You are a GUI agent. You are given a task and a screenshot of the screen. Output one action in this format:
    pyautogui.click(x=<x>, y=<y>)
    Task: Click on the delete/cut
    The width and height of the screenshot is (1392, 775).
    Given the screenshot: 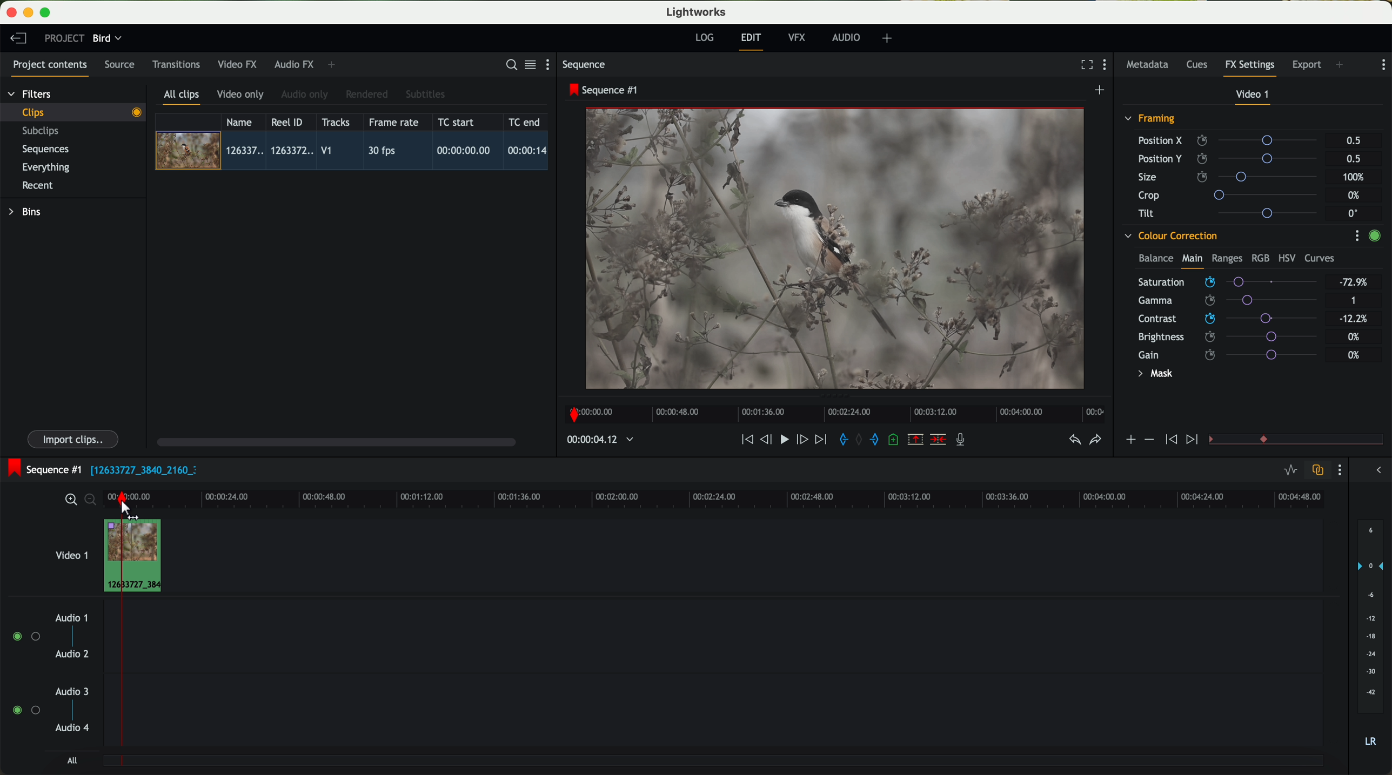 What is the action you would take?
    pyautogui.click(x=938, y=440)
    